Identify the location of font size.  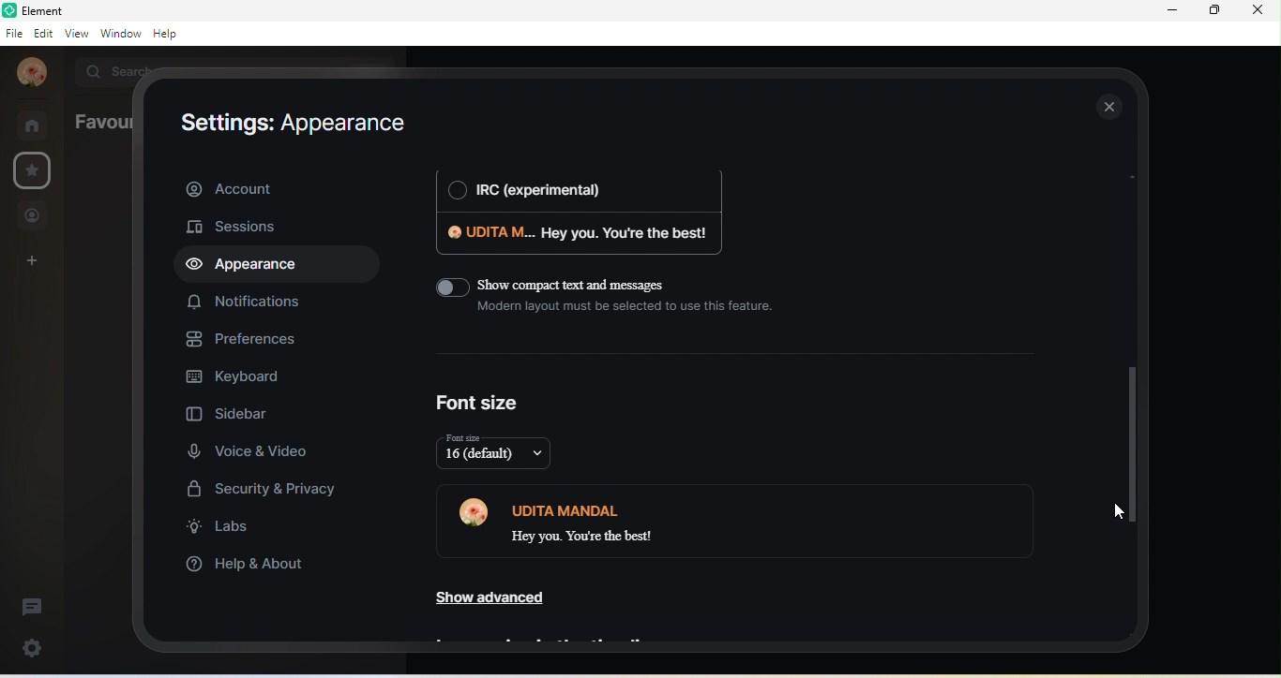
(479, 404).